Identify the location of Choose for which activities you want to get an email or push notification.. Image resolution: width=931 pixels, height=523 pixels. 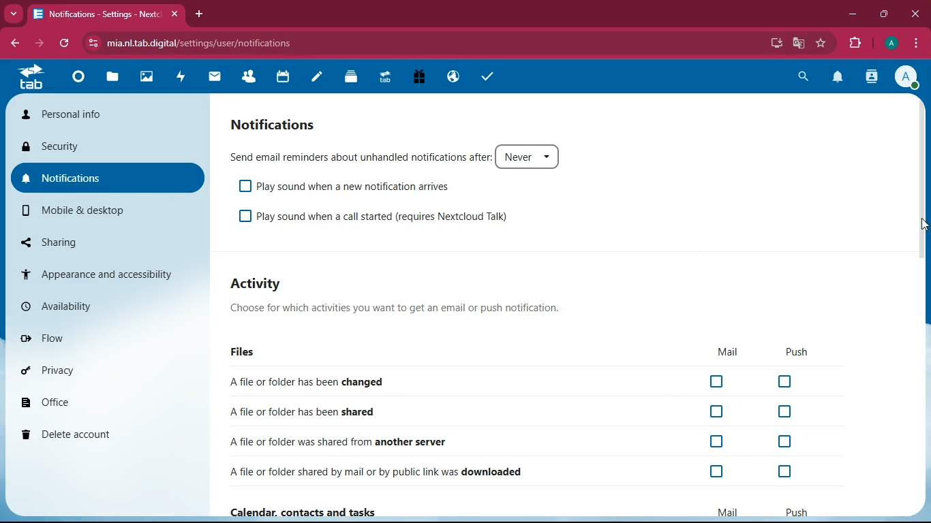
(397, 308).